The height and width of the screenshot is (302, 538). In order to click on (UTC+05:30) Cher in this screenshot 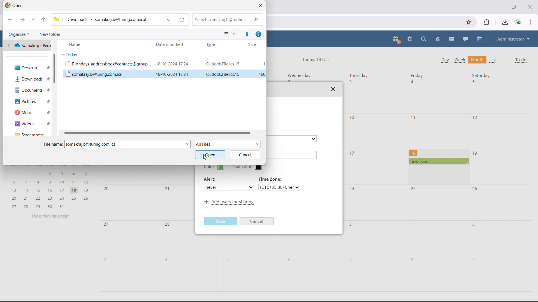, I will do `click(279, 187)`.